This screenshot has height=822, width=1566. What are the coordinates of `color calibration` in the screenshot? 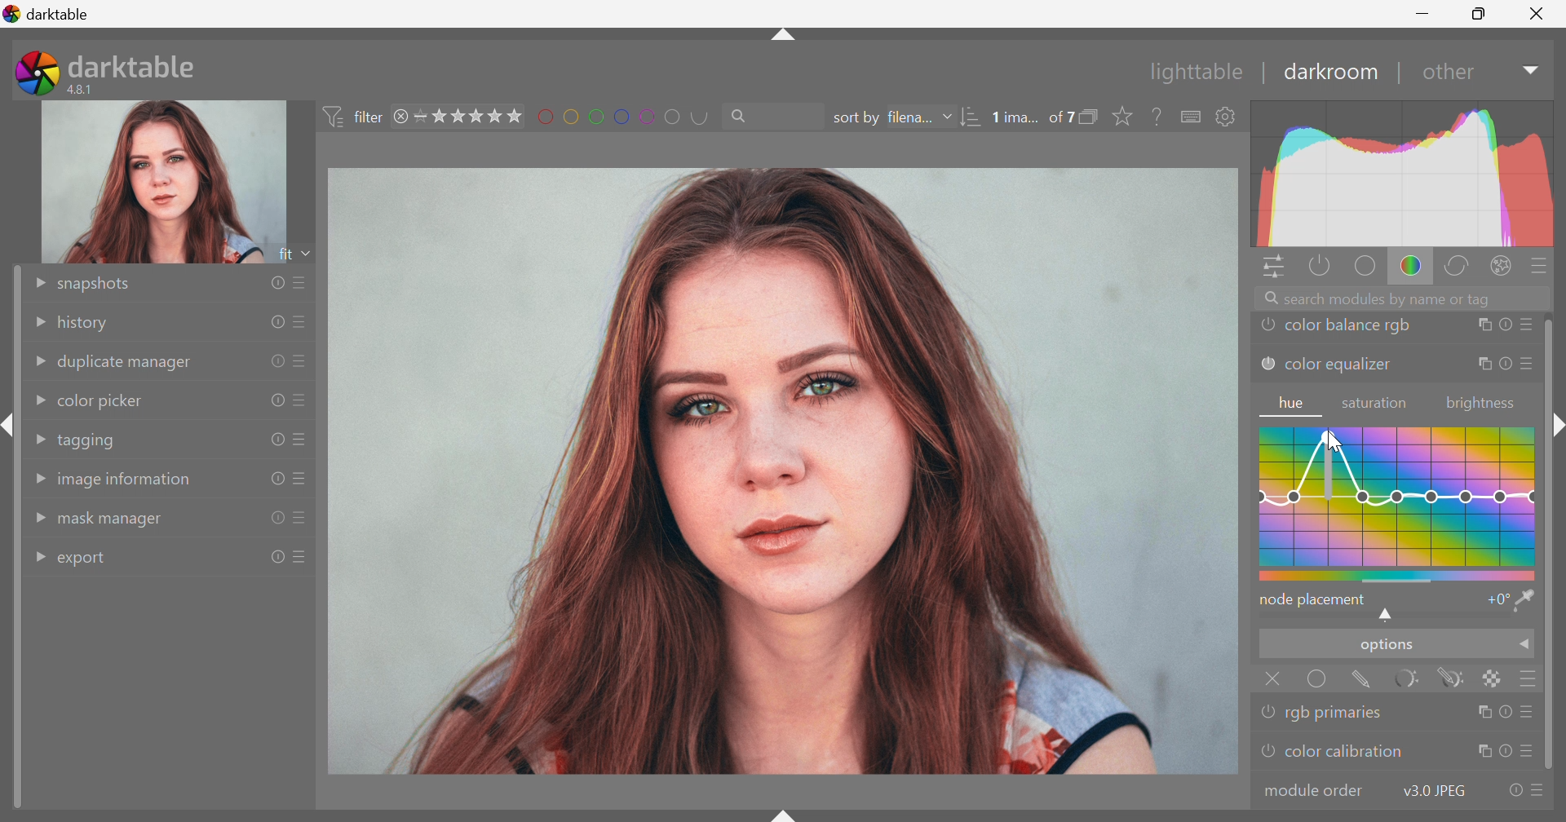 It's located at (1344, 752).